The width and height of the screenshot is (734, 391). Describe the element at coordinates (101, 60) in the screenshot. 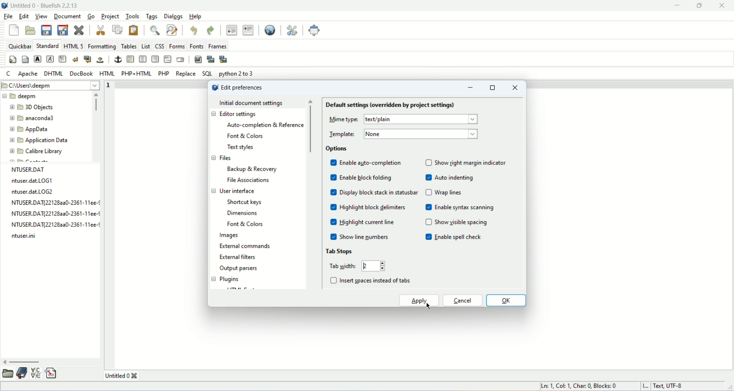

I see `non breaking space` at that location.